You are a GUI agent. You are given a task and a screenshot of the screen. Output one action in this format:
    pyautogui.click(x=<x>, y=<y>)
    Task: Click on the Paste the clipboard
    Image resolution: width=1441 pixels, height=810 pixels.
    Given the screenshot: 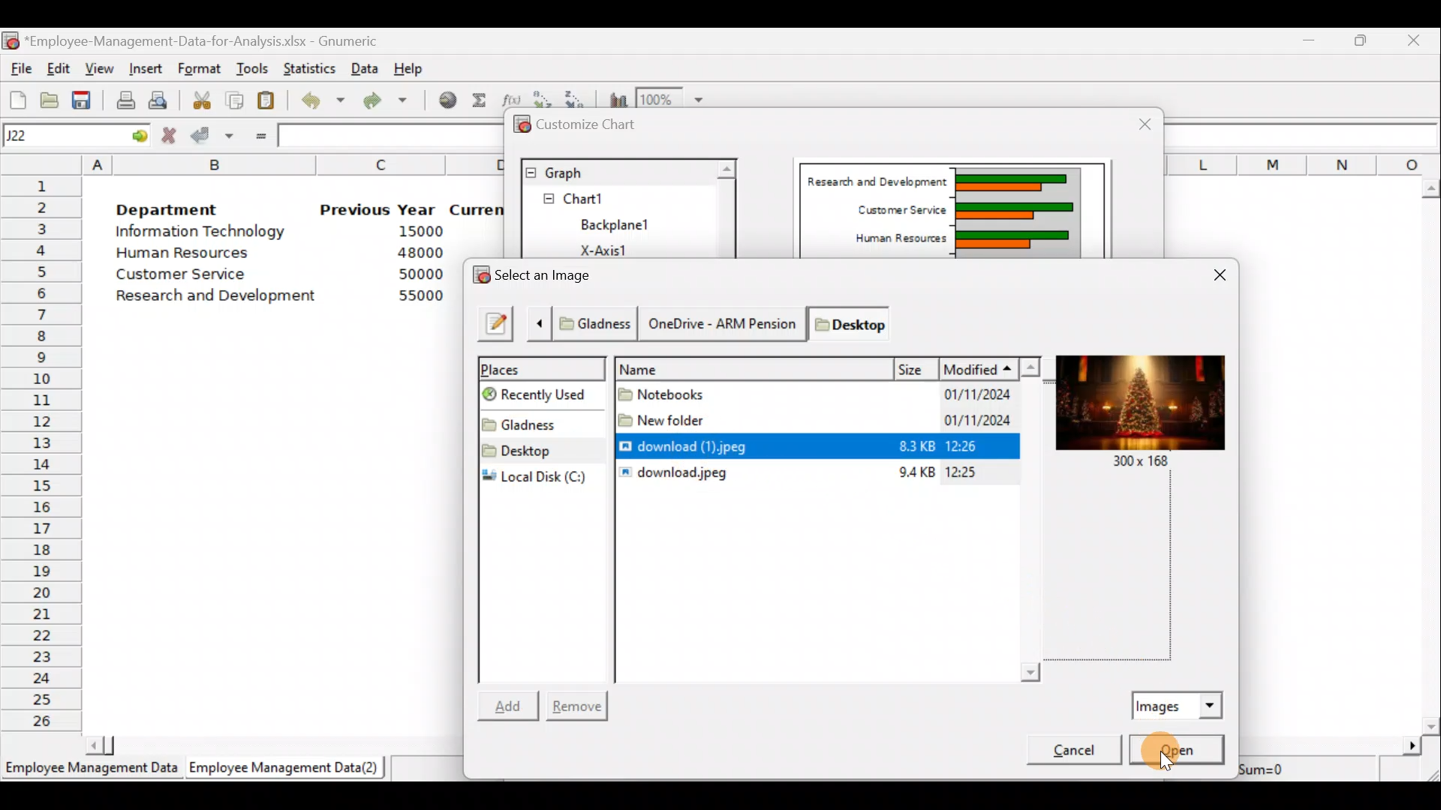 What is the action you would take?
    pyautogui.click(x=270, y=102)
    